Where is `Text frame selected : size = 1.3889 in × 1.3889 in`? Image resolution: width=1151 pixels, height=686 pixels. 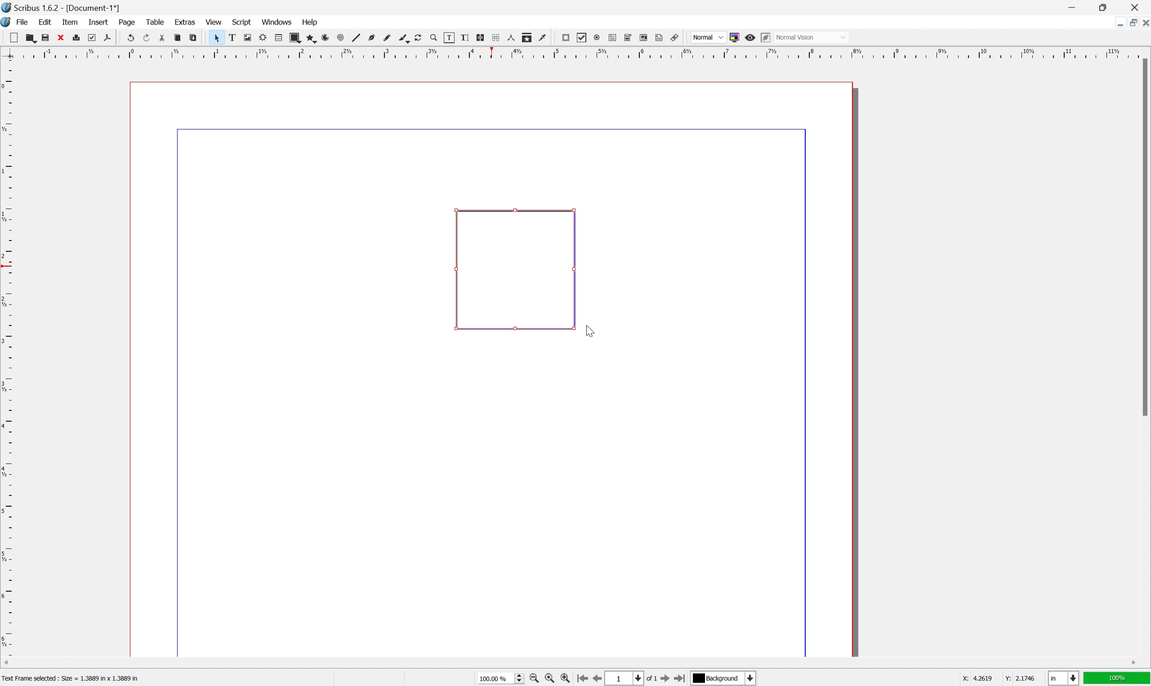
Text frame selected : size = 1.3889 in × 1.3889 in is located at coordinates (72, 677).